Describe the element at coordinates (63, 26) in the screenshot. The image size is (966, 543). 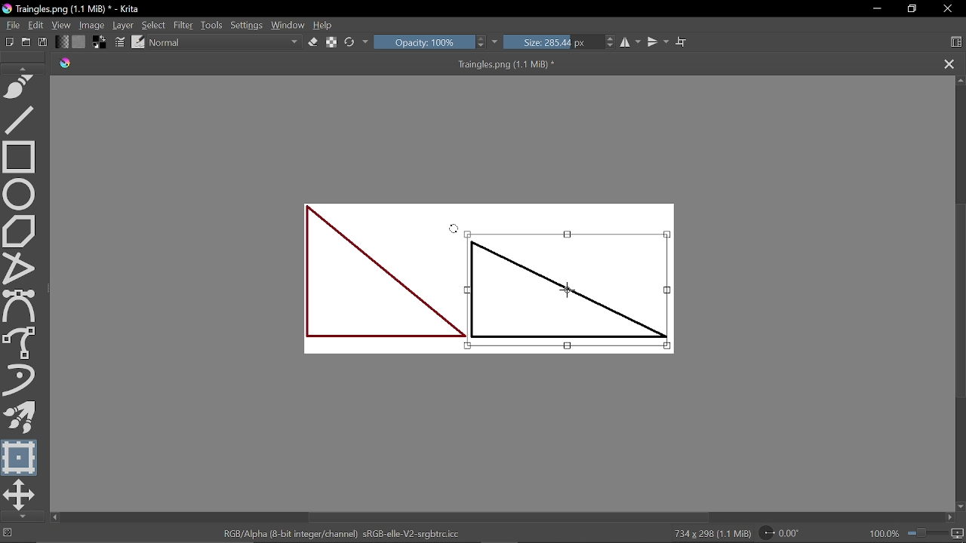
I see `View` at that location.